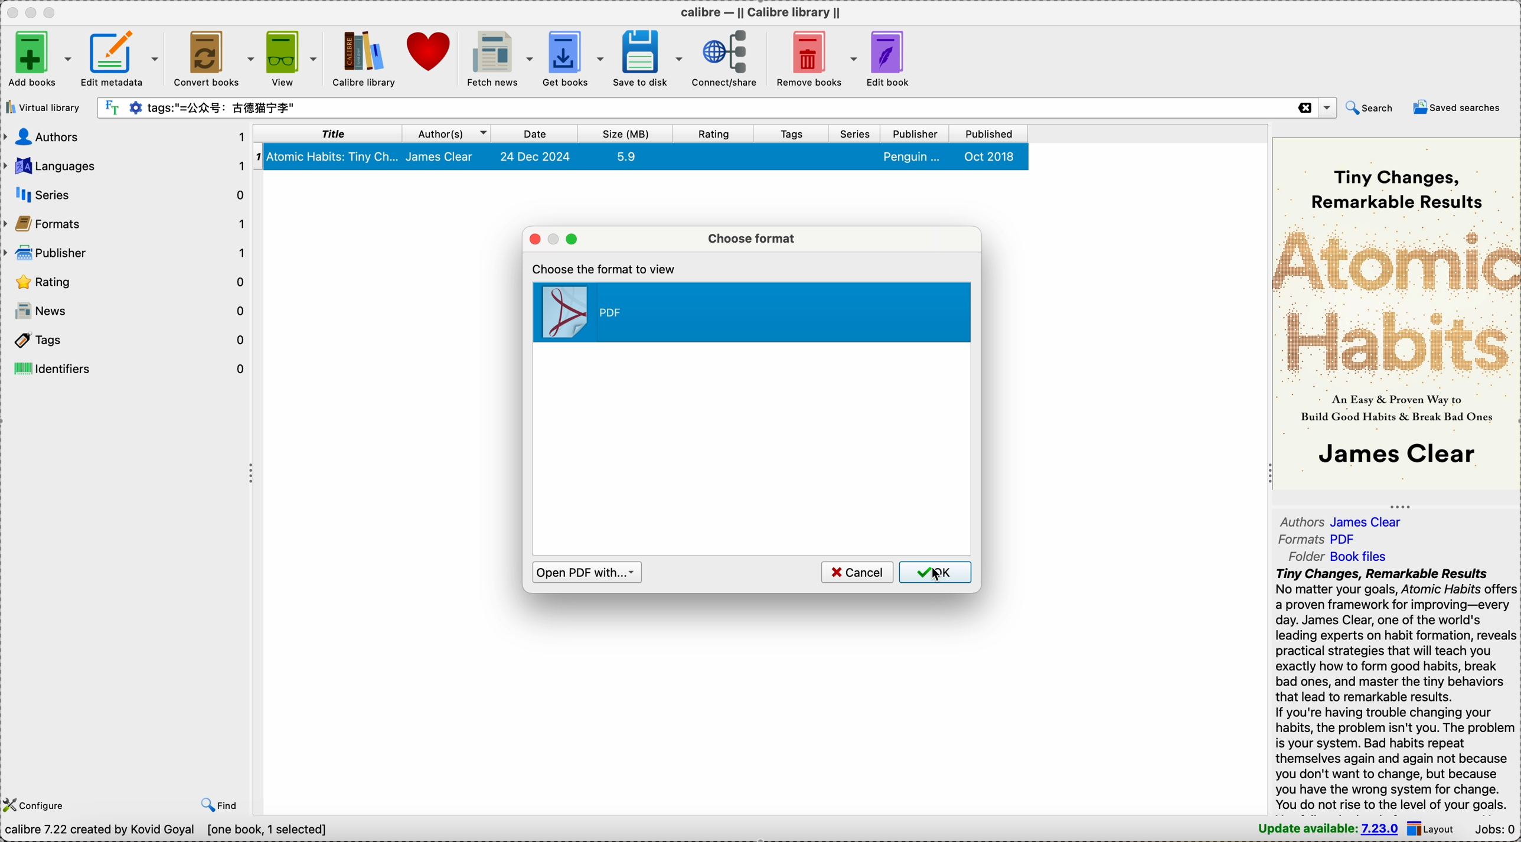  Describe the element at coordinates (364, 58) in the screenshot. I see `Calibre library` at that location.